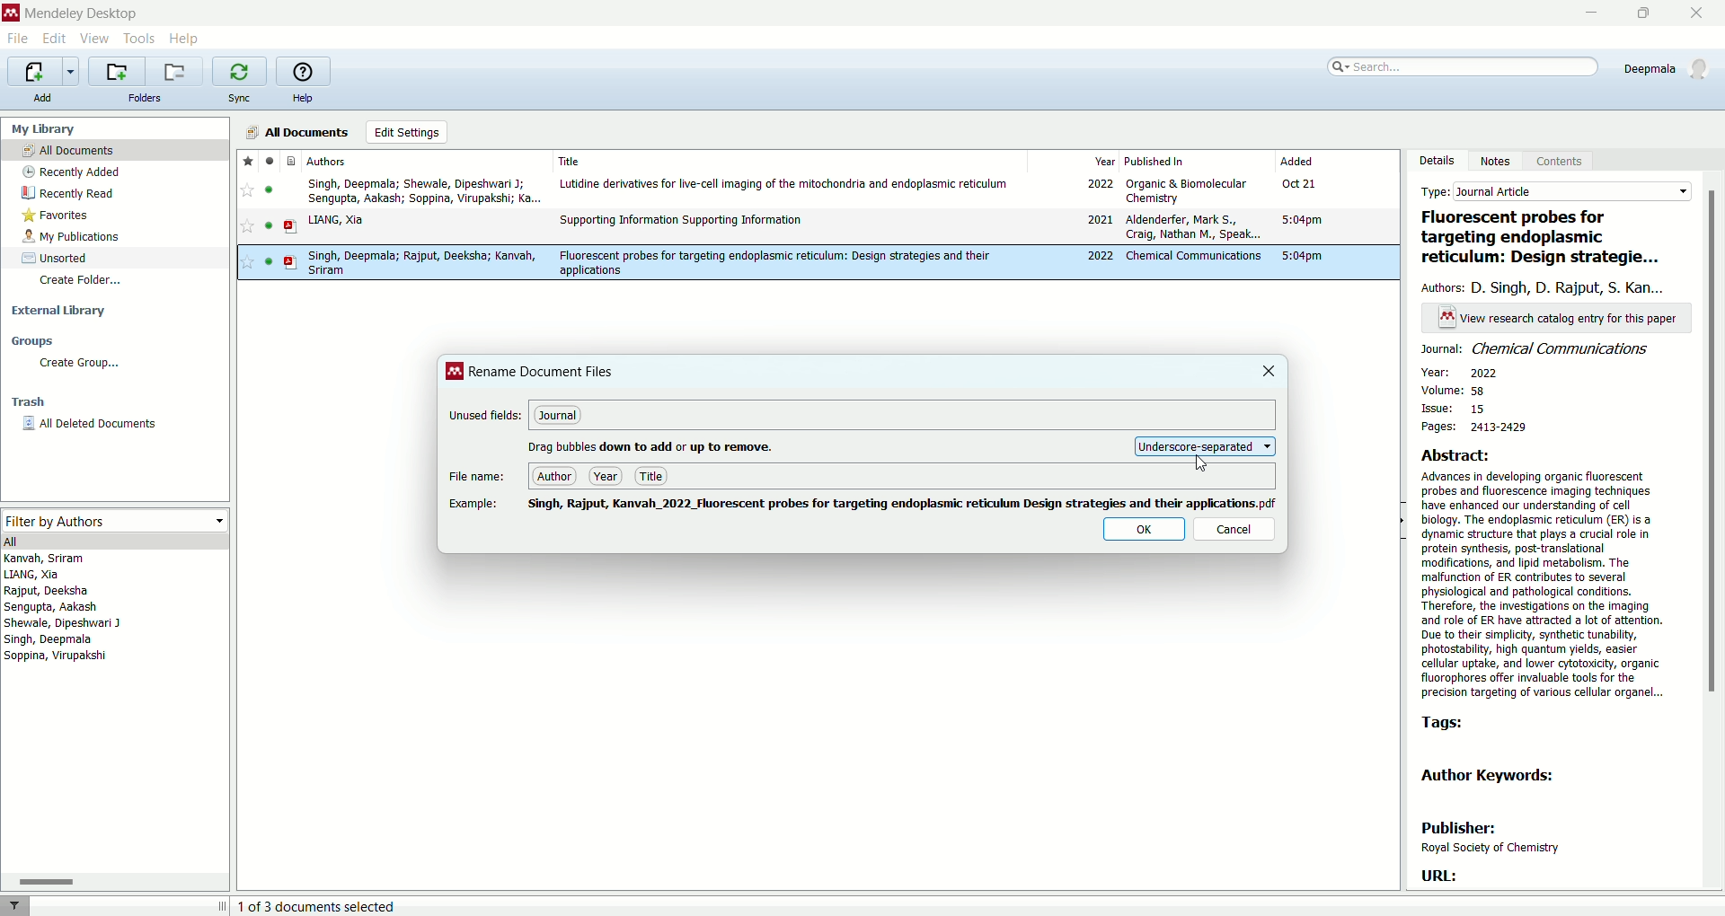 This screenshot has width=1725, height=916. Describe the element at coordinates (250, 263) in the screenshot. I see `favorite` at that location.